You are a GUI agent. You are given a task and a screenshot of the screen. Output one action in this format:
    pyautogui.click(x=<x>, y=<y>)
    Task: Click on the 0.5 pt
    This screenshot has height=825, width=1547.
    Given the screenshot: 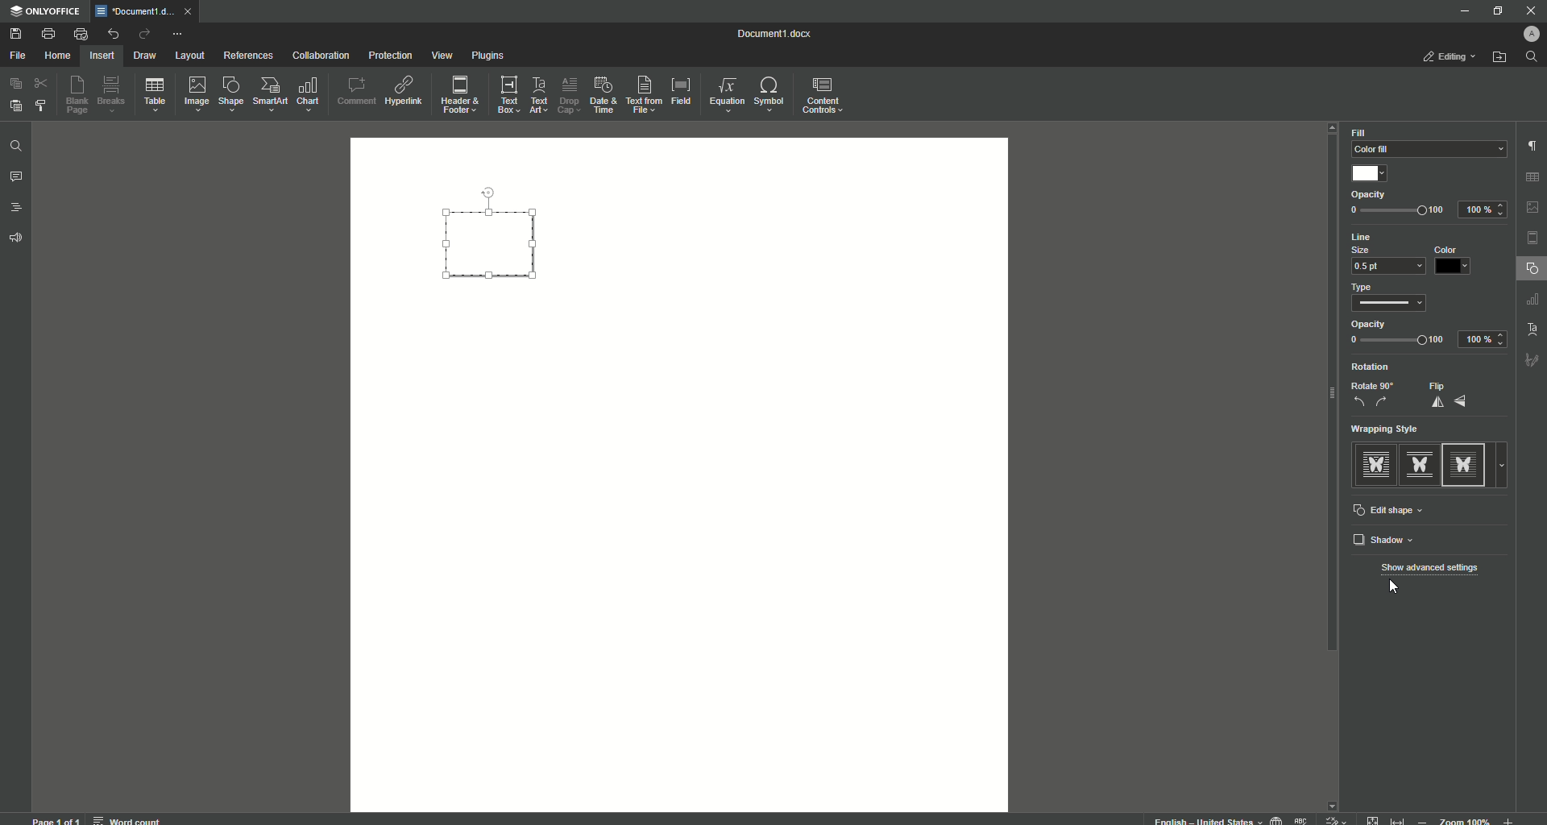 What is the action you would take?
    pyautogui.click(x=1386, y=267)
    